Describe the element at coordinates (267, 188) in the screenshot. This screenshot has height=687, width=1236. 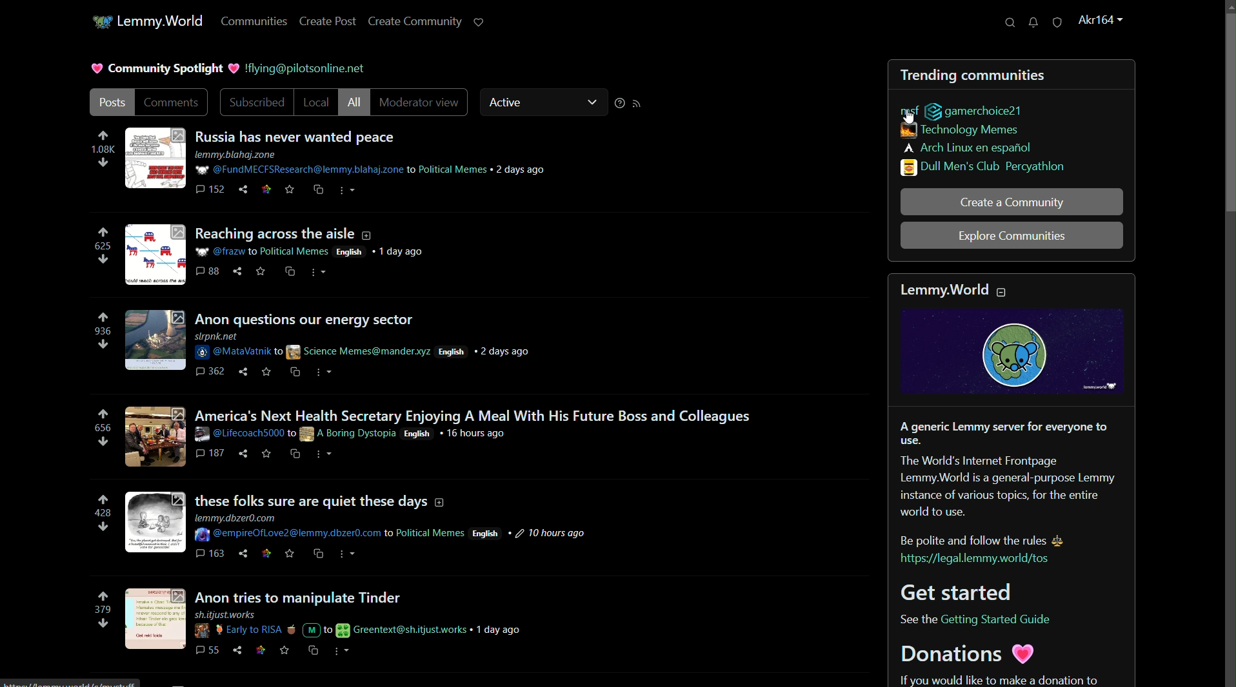
I see `link` at that location.